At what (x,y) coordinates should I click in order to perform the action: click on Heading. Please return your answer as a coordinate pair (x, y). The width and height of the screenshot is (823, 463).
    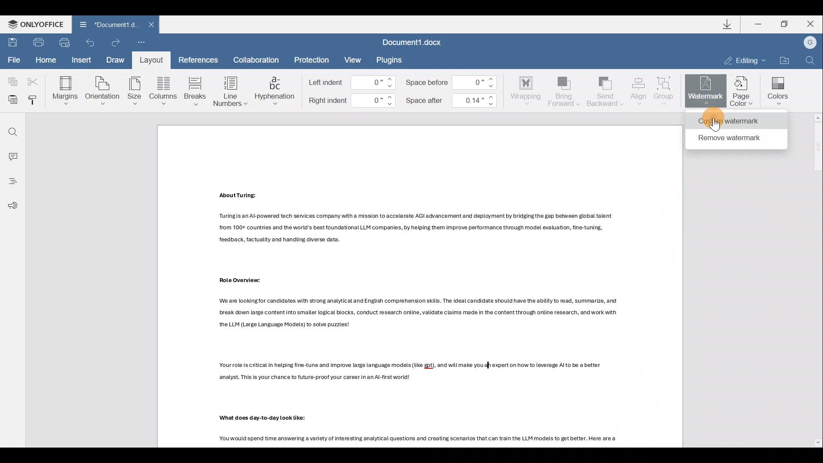
    Looking at the image, I should click on (12, 181).